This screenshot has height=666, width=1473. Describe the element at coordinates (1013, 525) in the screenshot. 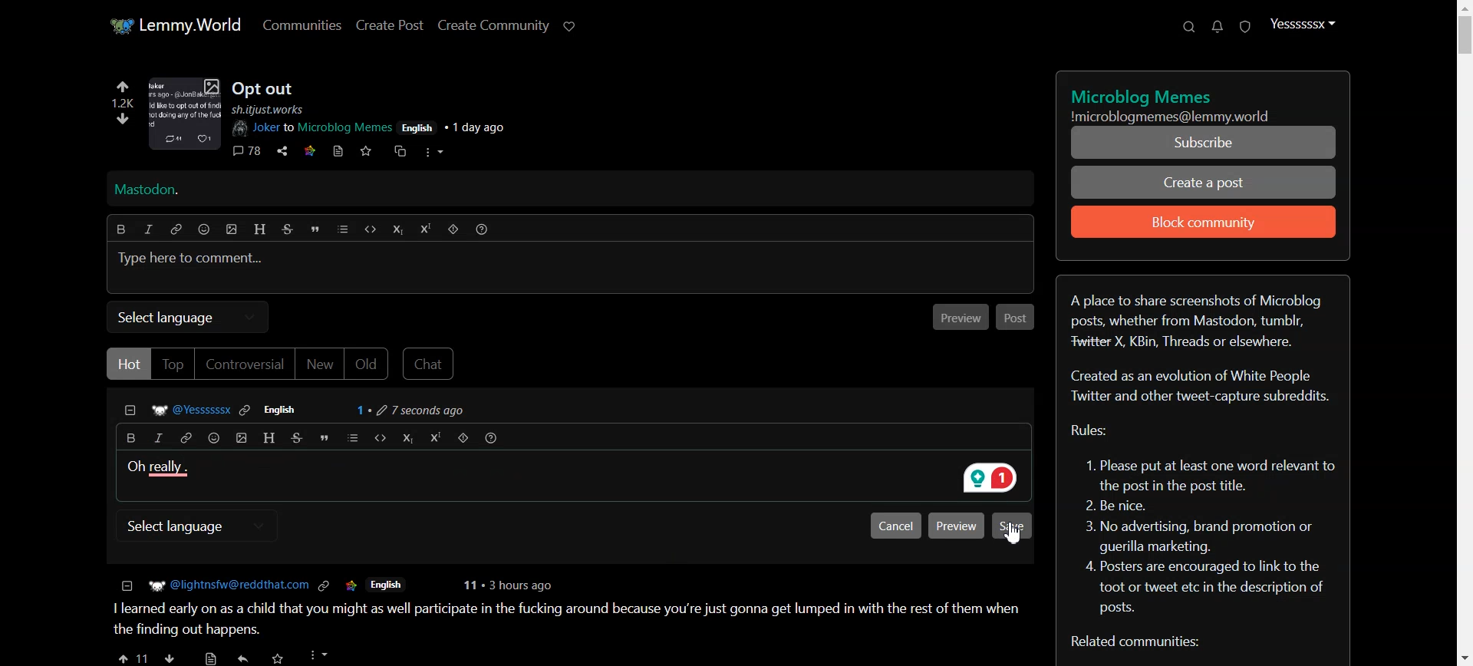

I see `Save` at that location.